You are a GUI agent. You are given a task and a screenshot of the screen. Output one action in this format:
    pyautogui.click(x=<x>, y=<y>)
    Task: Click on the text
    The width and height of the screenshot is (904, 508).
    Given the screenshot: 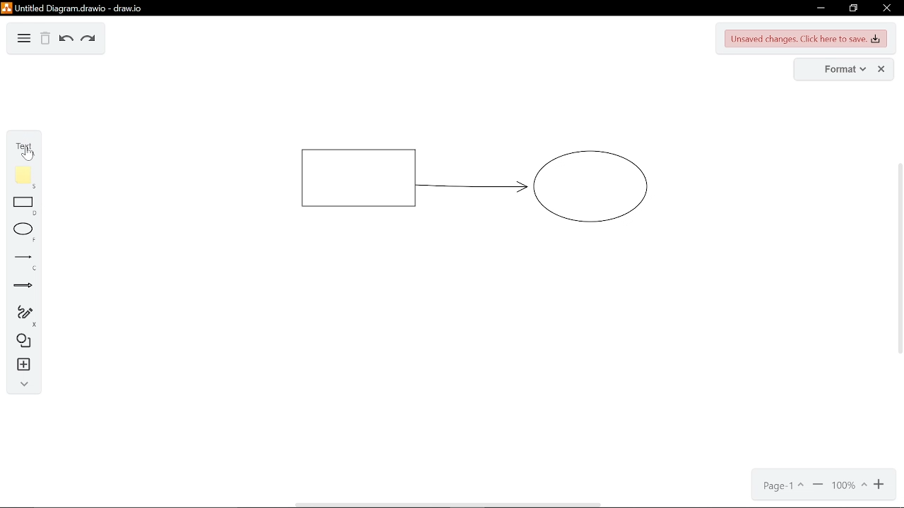 What is the action you would take?
    pyautogui.click(x=24, y=150)
    